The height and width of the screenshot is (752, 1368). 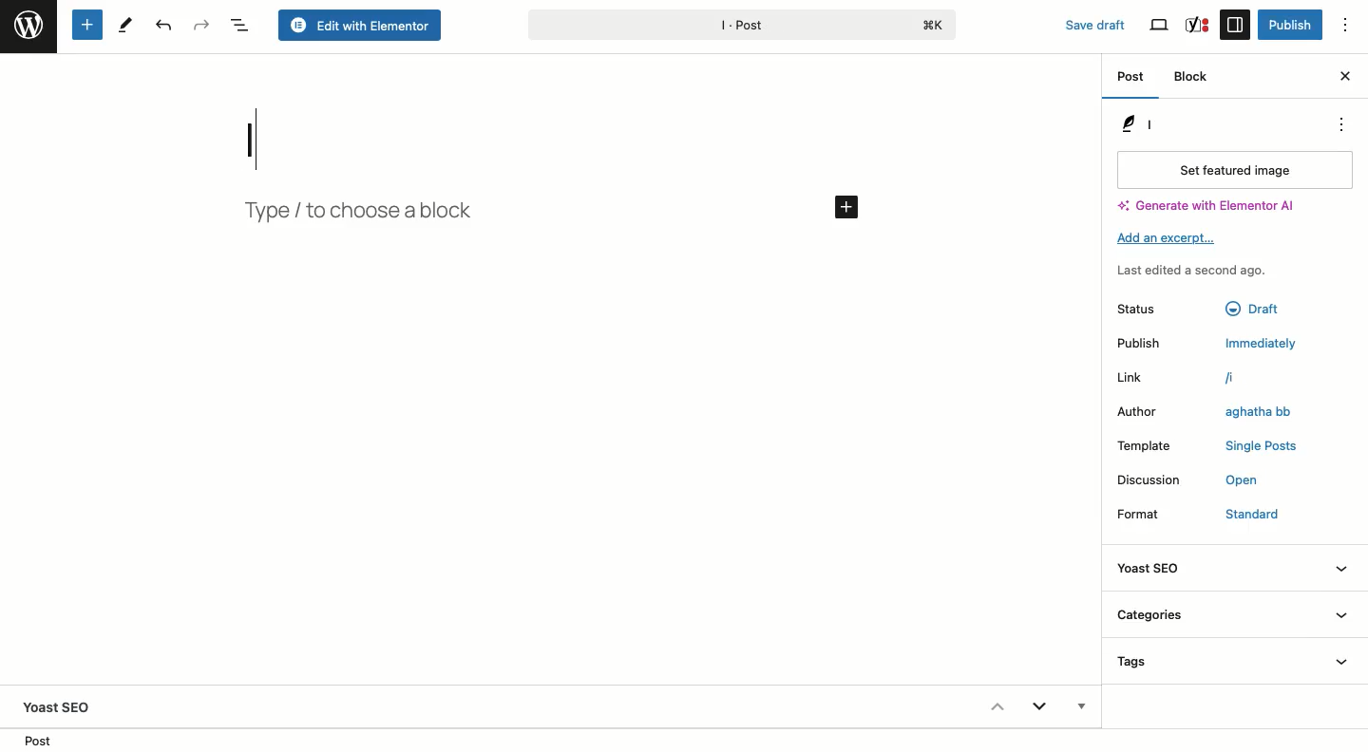 What do you see at coordinates (66, 706) in the screenshot?
I see `Yoast SEO` at bounding box center [66, 706].